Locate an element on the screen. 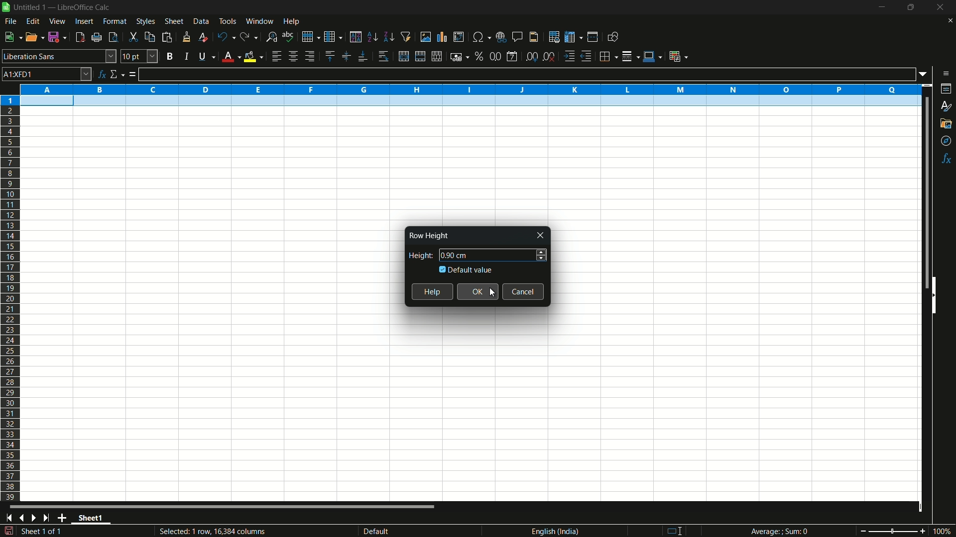  close app is located at coordinates (938, 7).